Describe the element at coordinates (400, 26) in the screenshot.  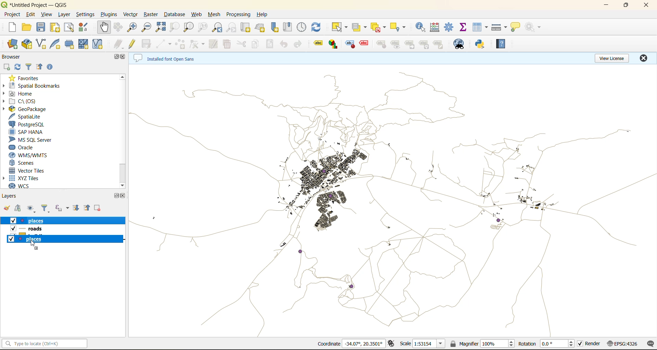
I see `select location` at that location.